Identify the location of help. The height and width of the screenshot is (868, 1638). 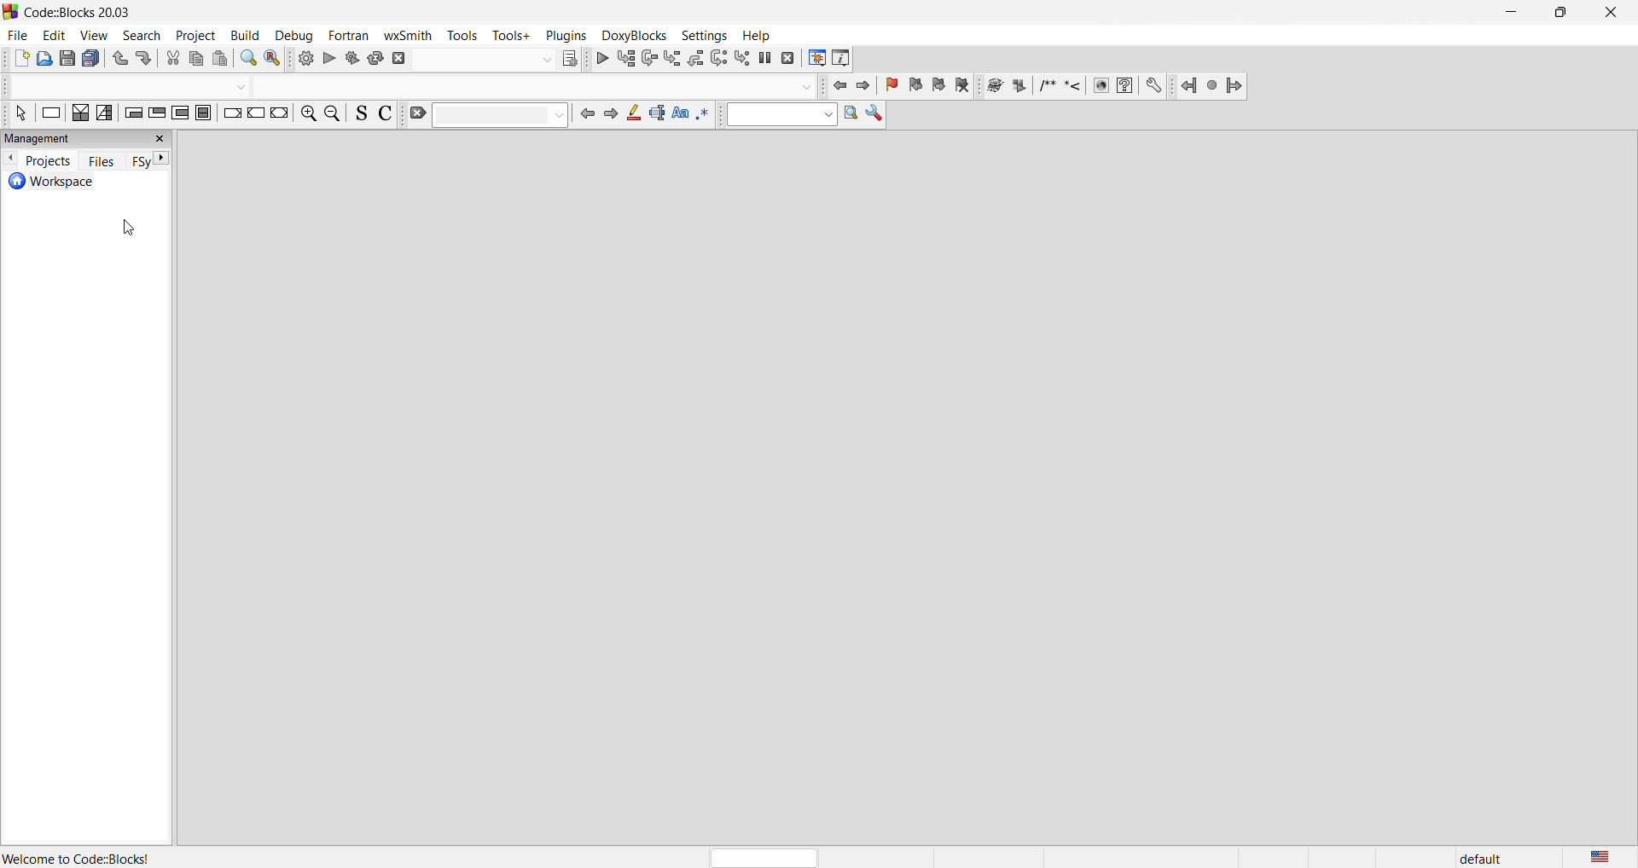
(758, 36).